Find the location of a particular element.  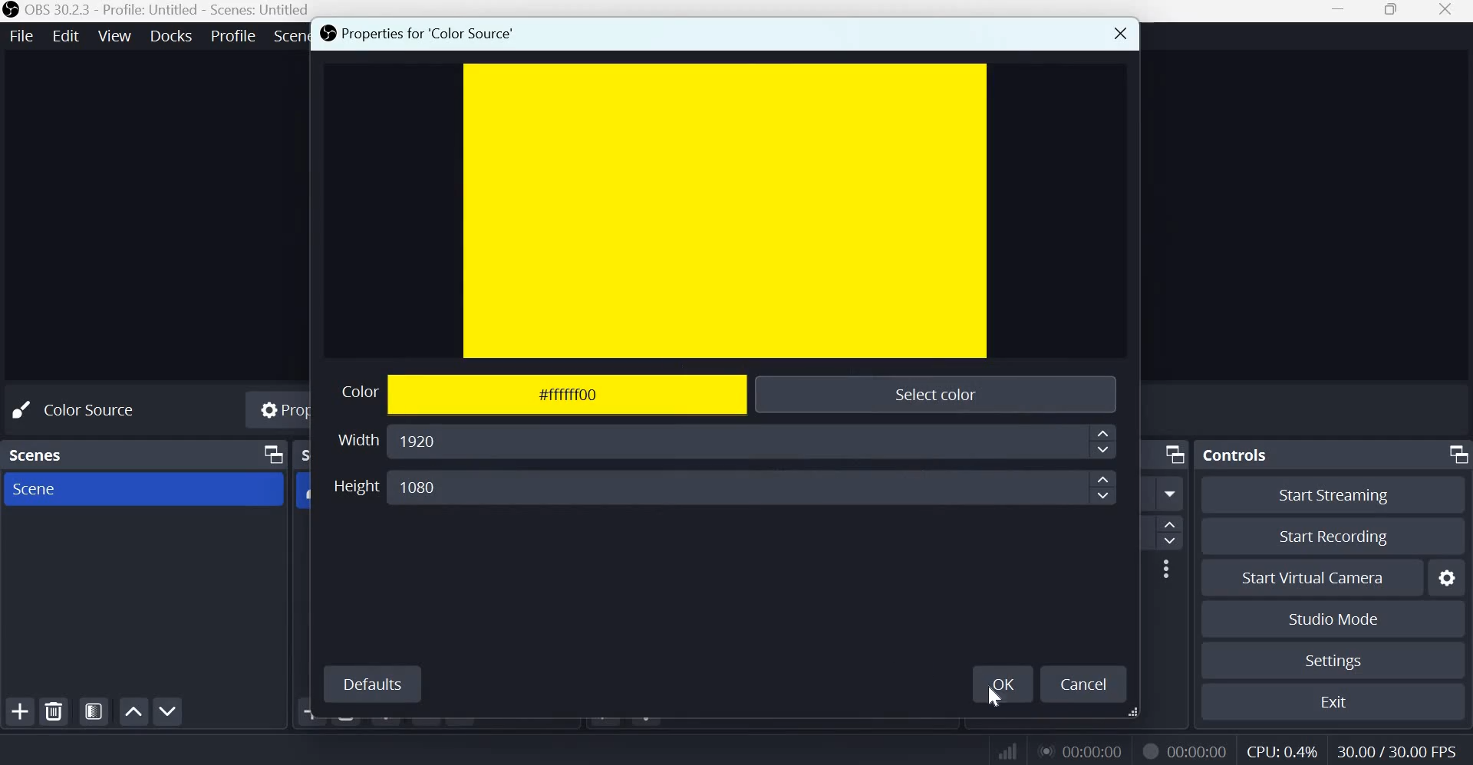

Frame Rate (FPS) is located at coordinates (1392, 750).